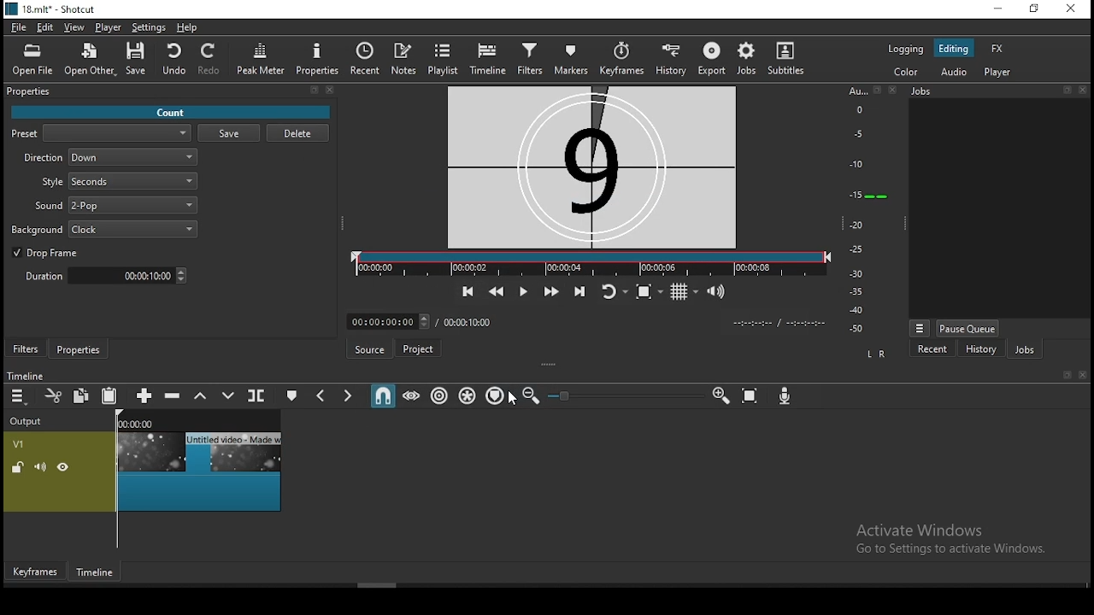 The height and width of the screenshot is (615, 1094). What do you see at coordinates (27, 348) in the screenshot?
I see `filters` at bounding box center [27, 348].